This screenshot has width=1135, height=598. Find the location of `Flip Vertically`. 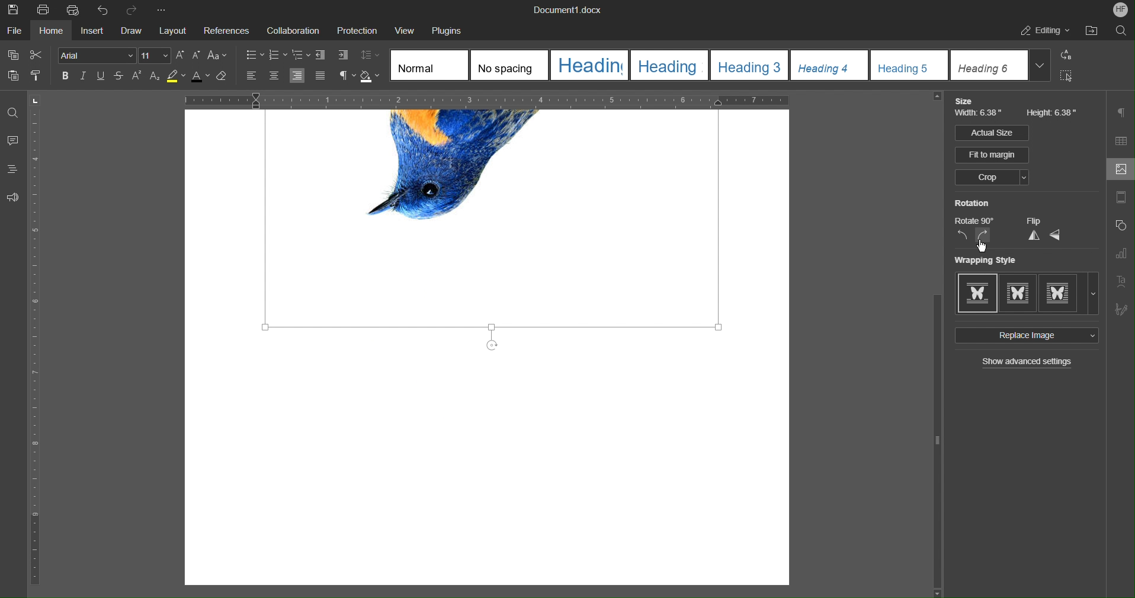

Flip Vertically is located at coordinates (1033, 236).